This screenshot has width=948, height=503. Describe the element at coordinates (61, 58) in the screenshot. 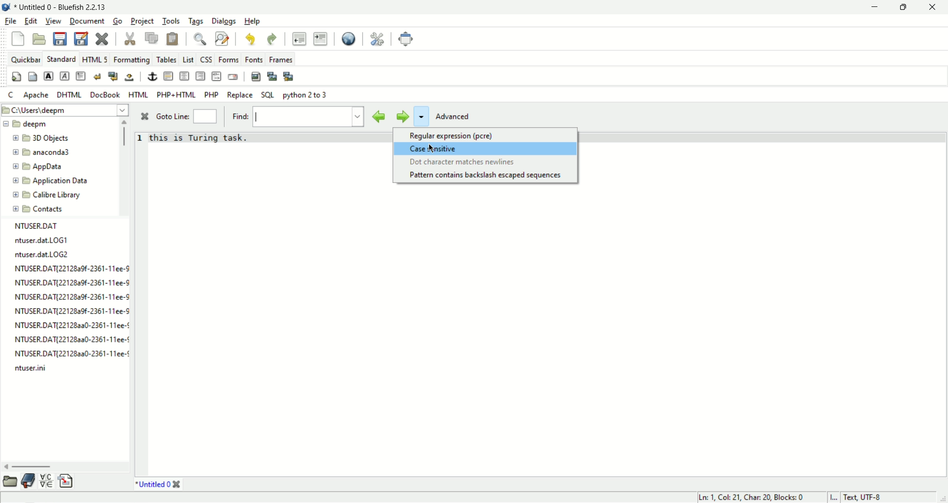

I see `standard` at that location.